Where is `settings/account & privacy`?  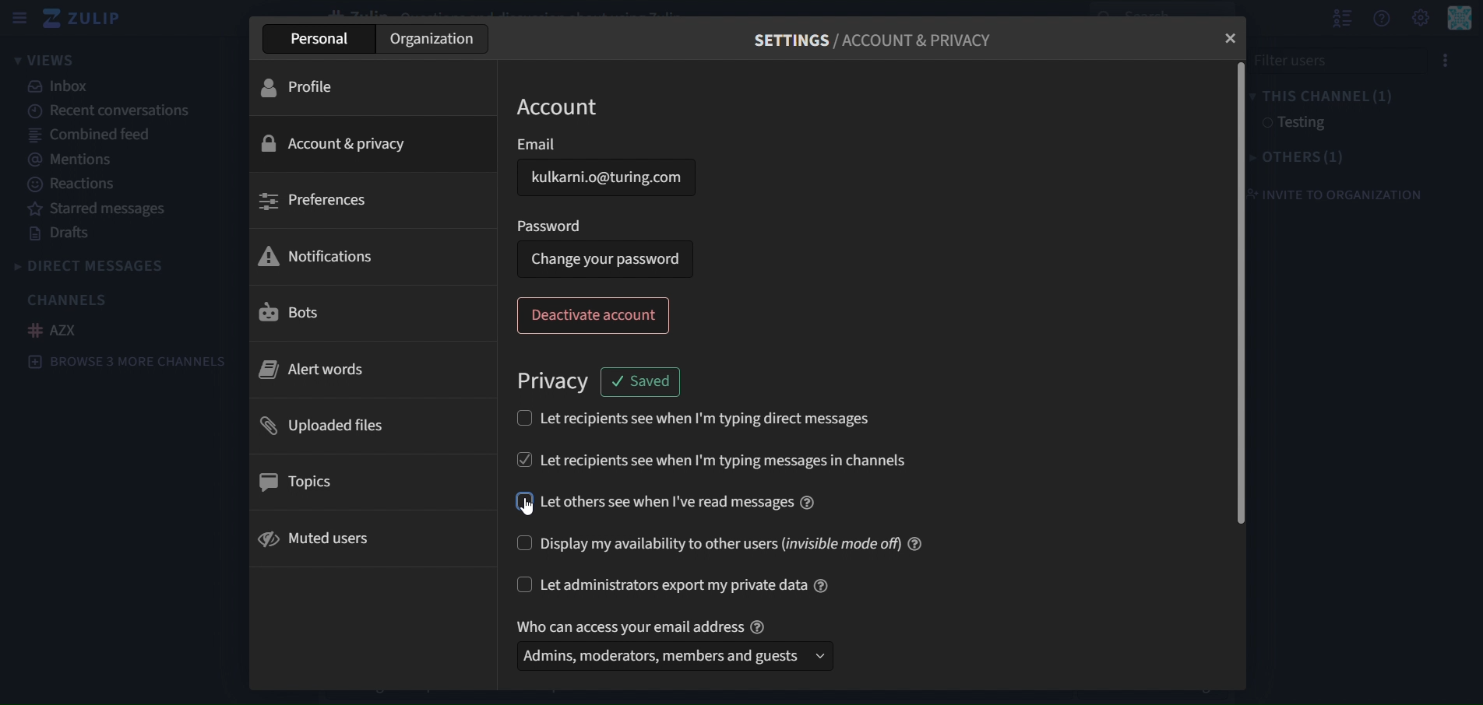
settings/account & privacy is located at coordinates (869, 43).